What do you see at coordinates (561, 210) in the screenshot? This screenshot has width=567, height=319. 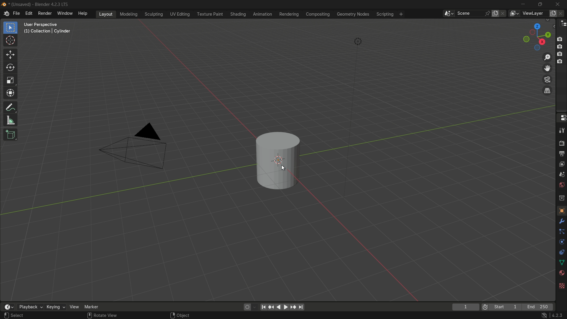 I see `object` at bounding box center [561, 210].